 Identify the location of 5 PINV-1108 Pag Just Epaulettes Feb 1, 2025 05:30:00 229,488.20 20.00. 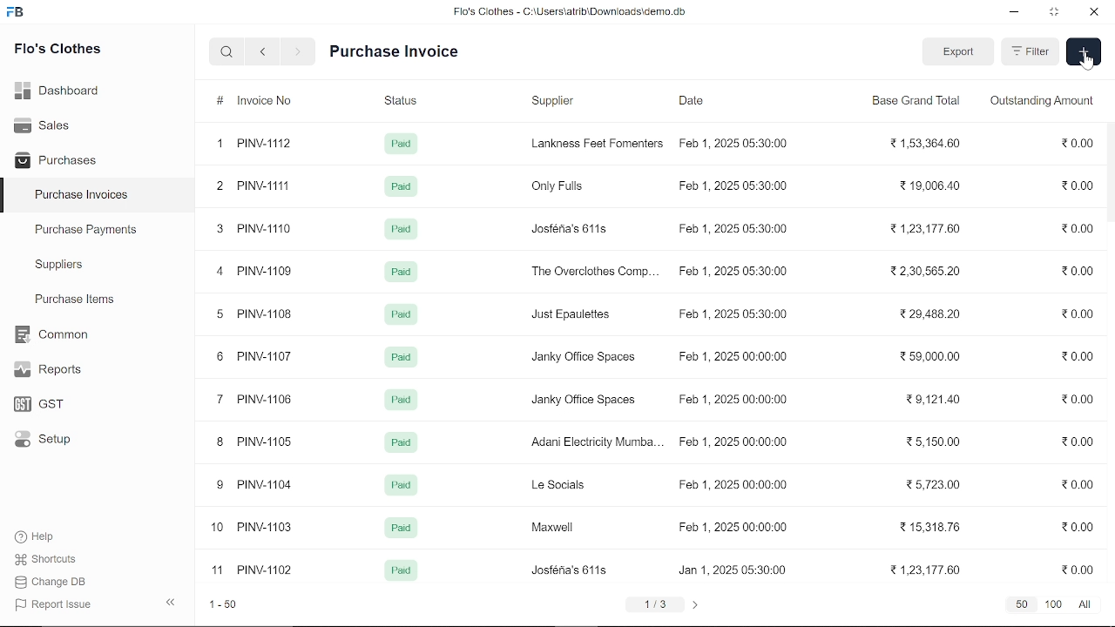
(652, 314).